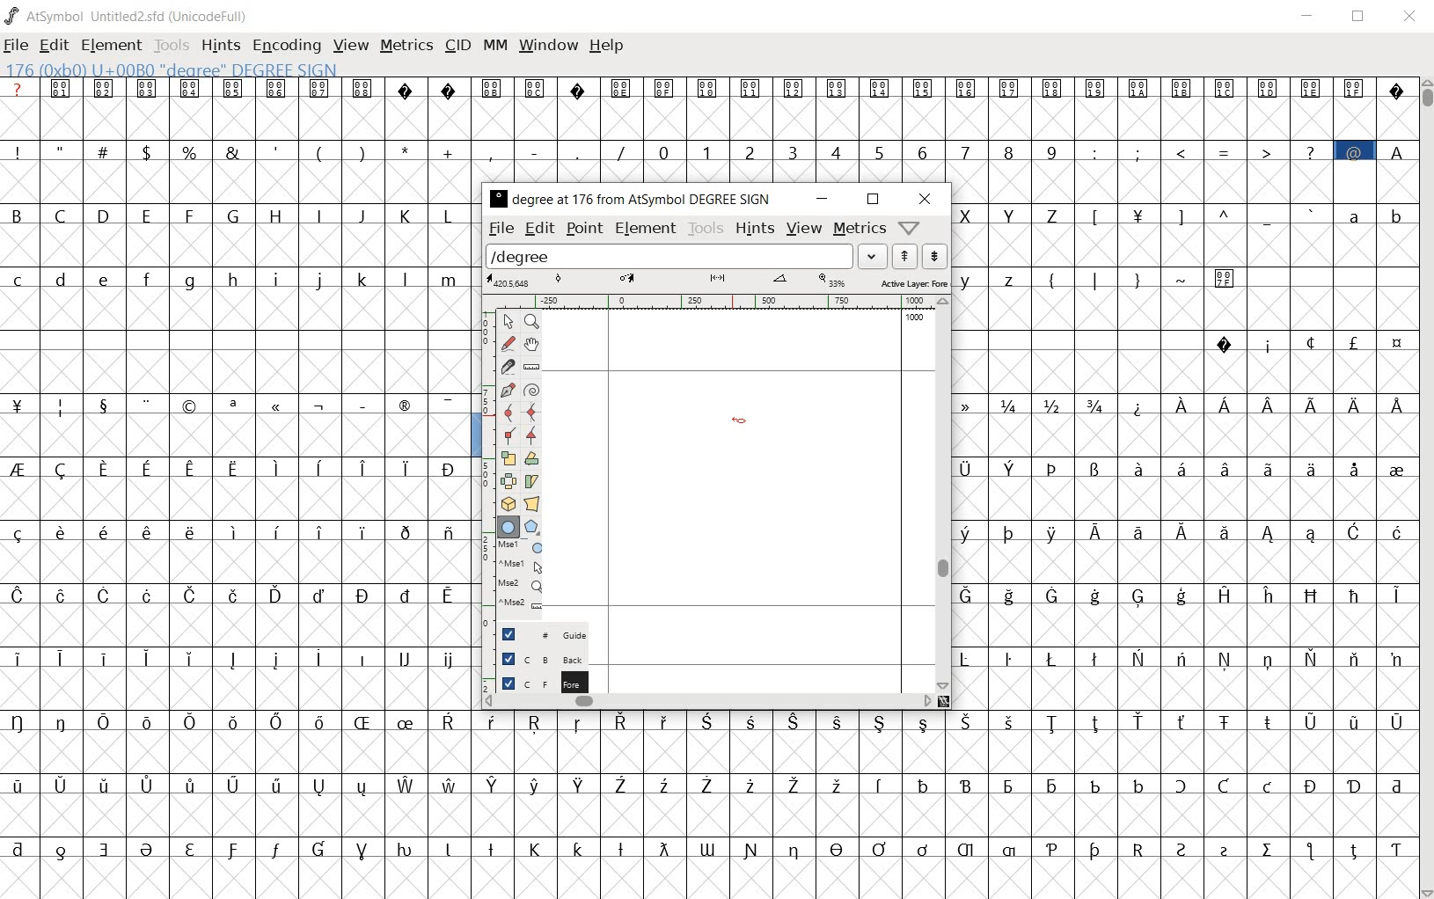 The width and height of the screenshot is (1434, 899). Describe the element at coordinates (1376, 215) in the screenshot. I see `small letters a b` at that location.